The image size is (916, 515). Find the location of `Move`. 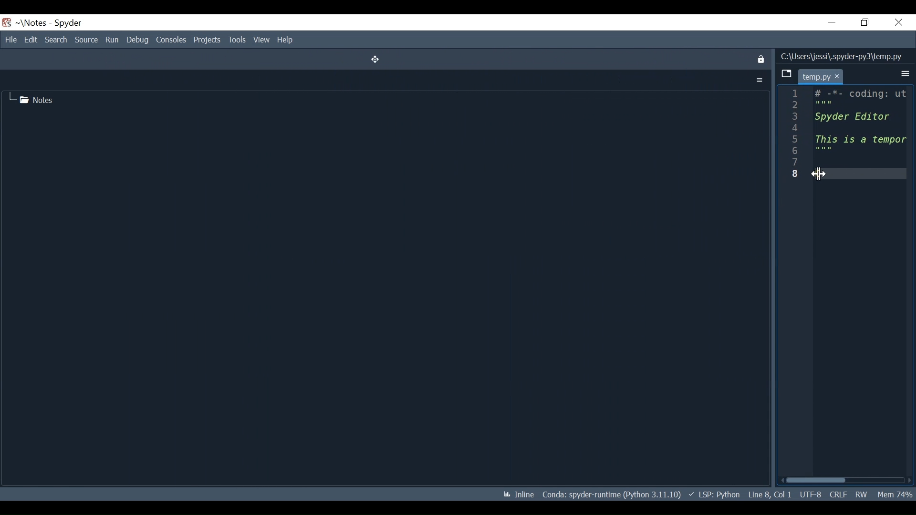

Move is located at coordinates (373, 59).